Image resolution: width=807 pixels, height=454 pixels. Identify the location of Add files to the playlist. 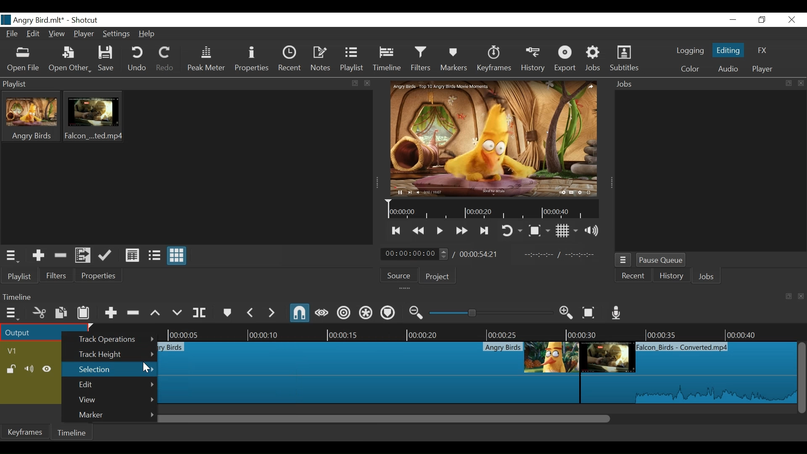
(82, 256).